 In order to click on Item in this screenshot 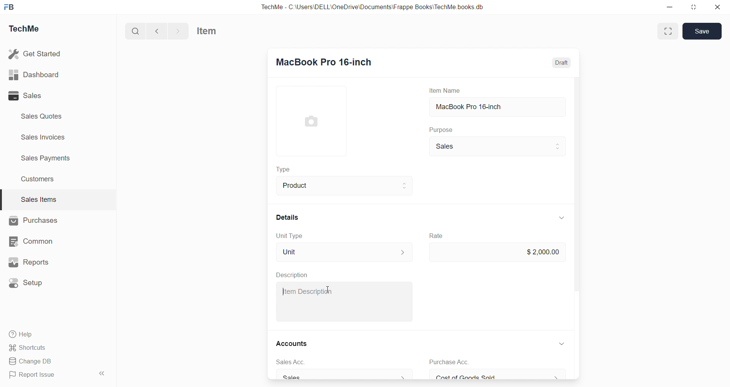, I will do `click(207, 31)`.